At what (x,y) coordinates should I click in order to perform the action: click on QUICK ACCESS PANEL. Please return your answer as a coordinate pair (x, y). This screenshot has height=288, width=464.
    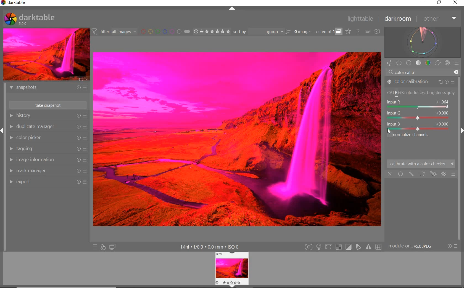
    Looking at the image, I should click on (389, 63).